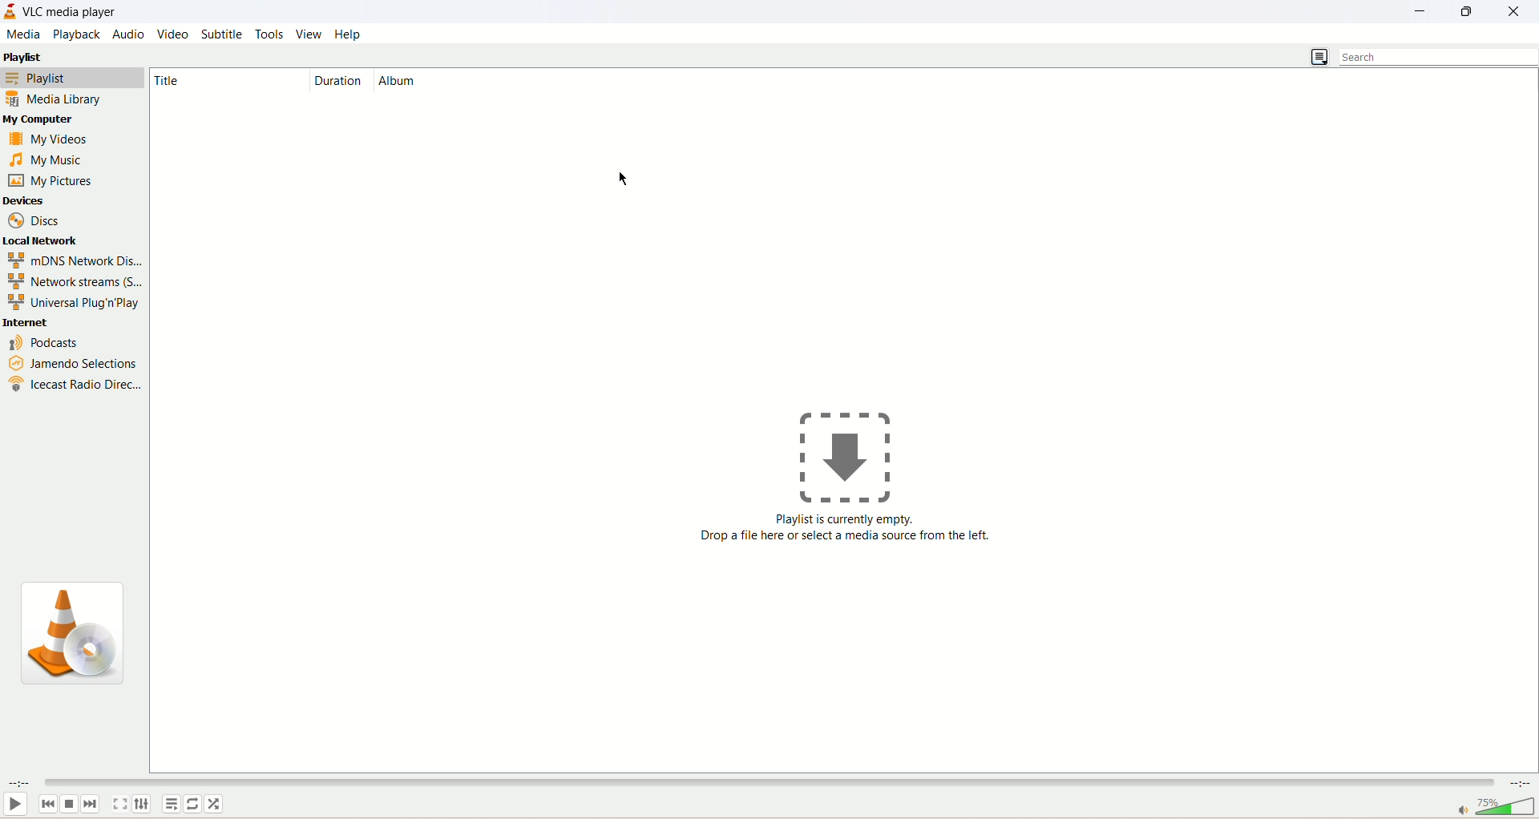 This screenshot has height=819, width=1539. What do you see at coordinates (26, 321) in the screenshot?
I see `internet` at bounding box center [26, 321].